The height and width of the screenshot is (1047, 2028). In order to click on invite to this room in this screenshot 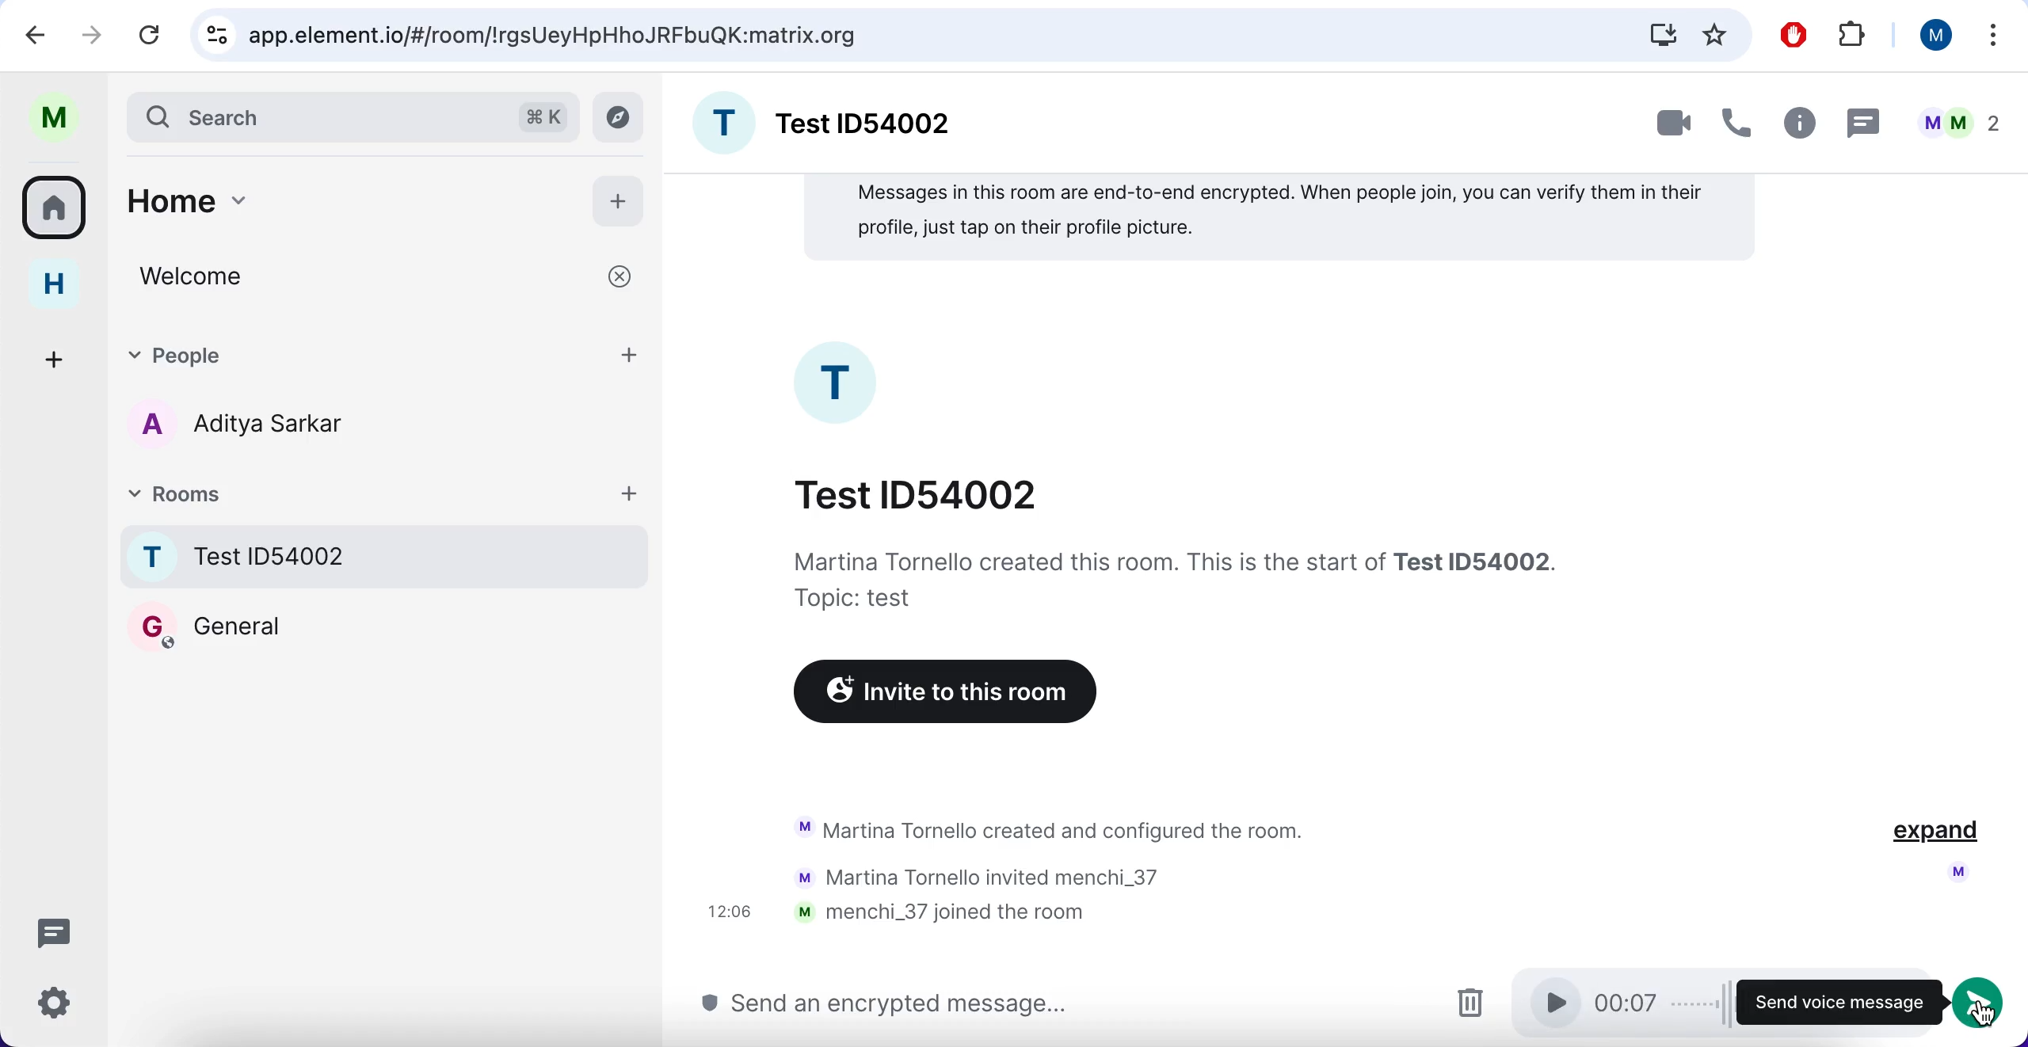, I will do `click(939, 695)`.